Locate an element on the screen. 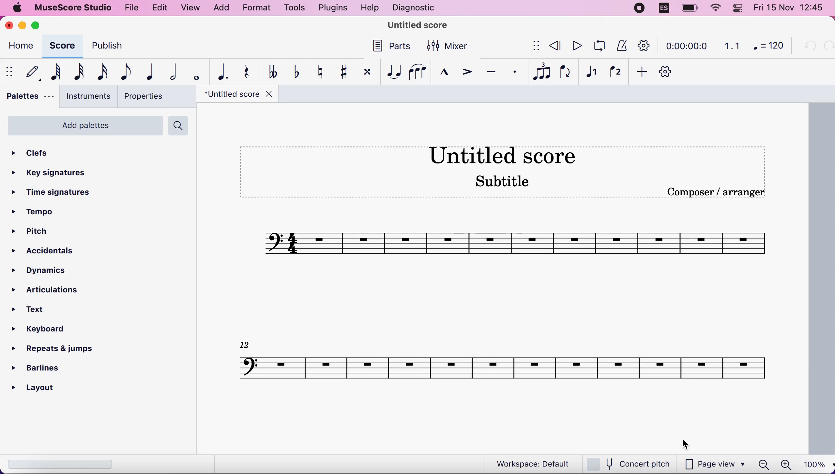 This screenshot has height=474, width=835. recording stopped is located at coordinates (639, 8).